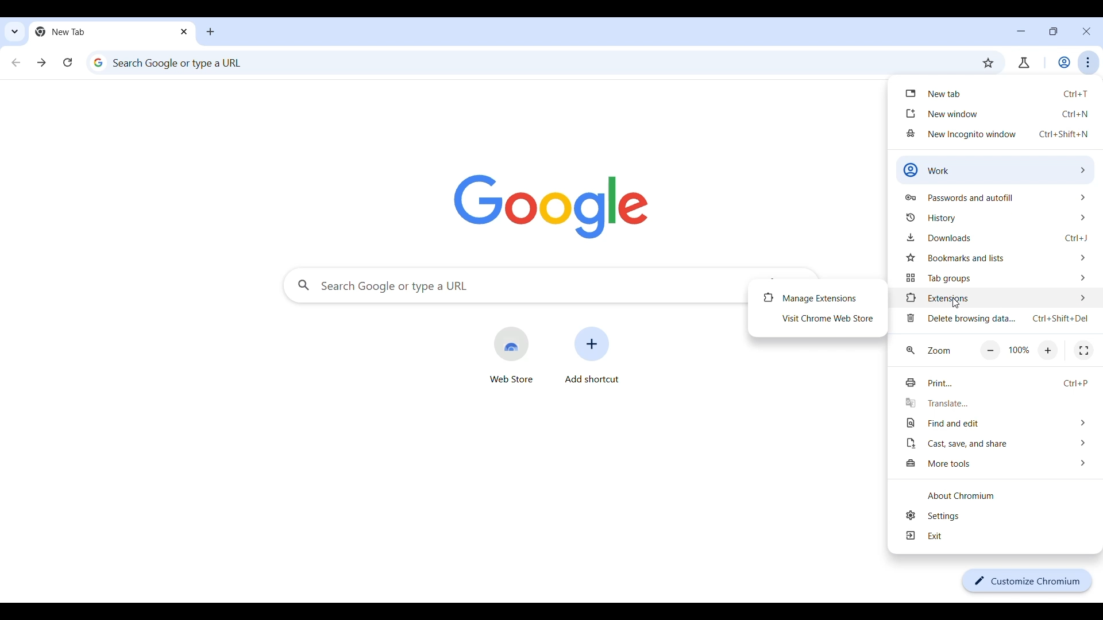 Image resolution: width=1103 pixels, height=620 pixels. What do you see at coordinates (996, 113) in the screenshot?
I see `Open new window` at bounding box center [996, 113].